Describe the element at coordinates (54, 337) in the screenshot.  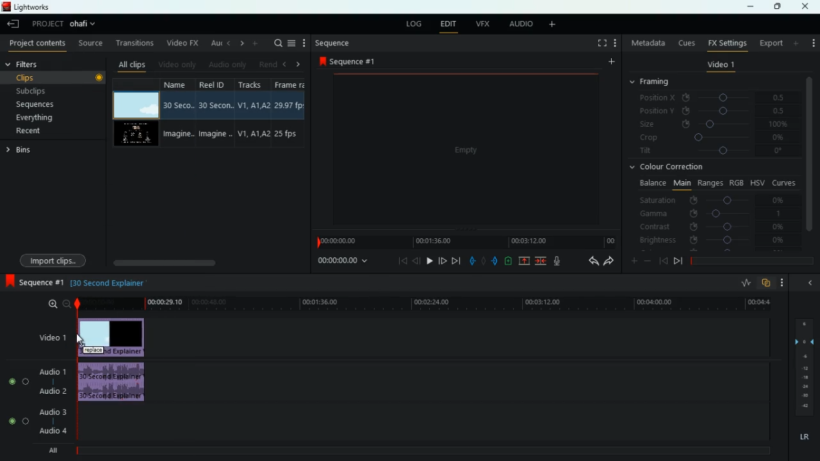
I see `video 1` at that location.